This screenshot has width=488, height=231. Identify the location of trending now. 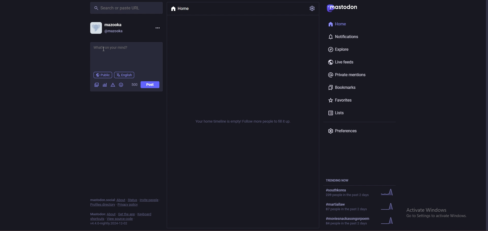
(341, 180).